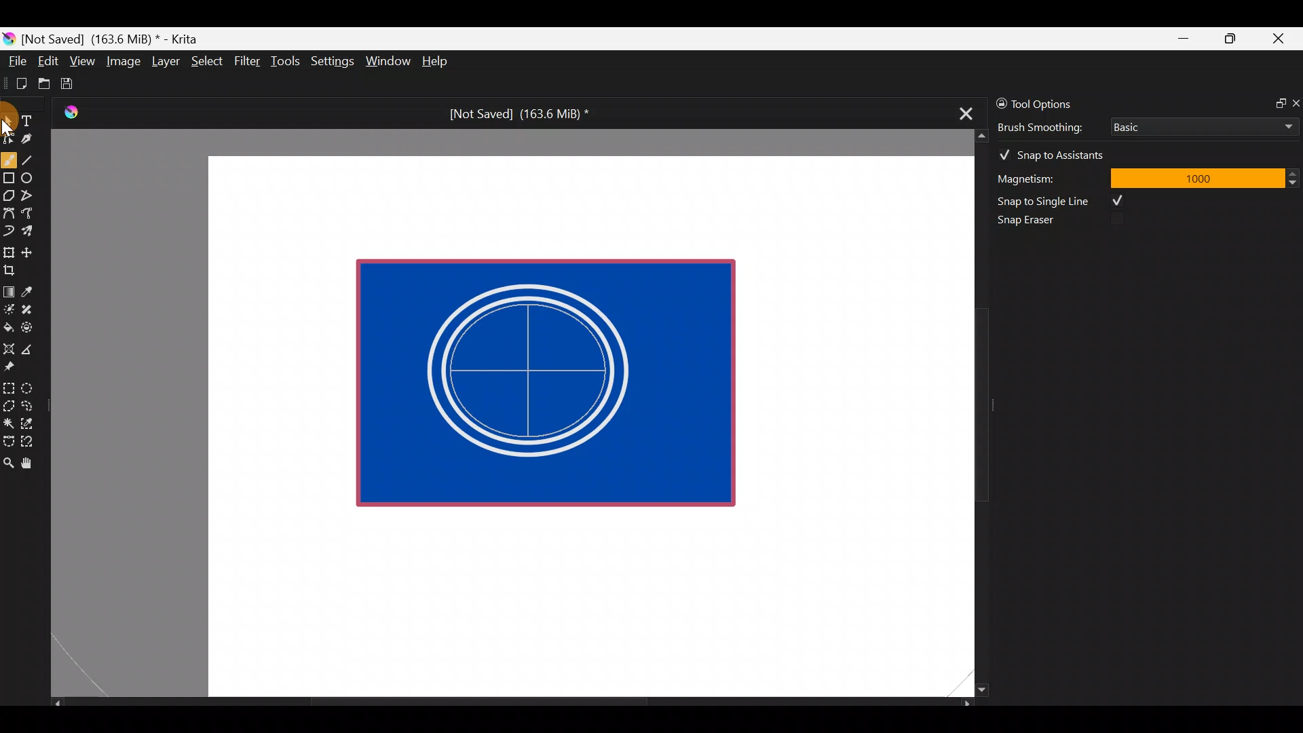 This screenshot has height=733, width=1303. What do you see at coordinates (334, 64) in the screenshot?
I see `Settings` at bounding box center [334, 64].